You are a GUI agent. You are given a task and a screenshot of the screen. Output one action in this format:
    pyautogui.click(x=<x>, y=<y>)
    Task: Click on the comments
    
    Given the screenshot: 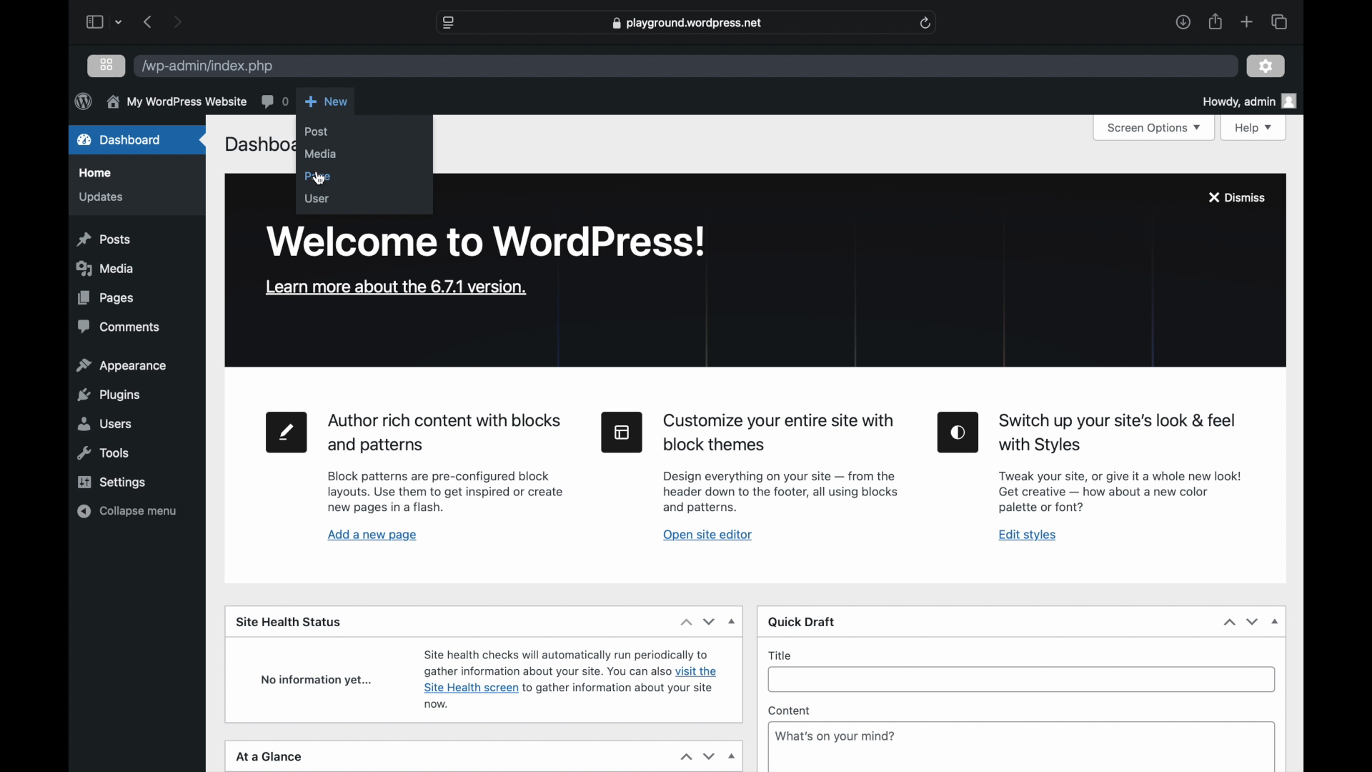 What is the action you would take?
    pyautogui.click(x=120, y=327)
    